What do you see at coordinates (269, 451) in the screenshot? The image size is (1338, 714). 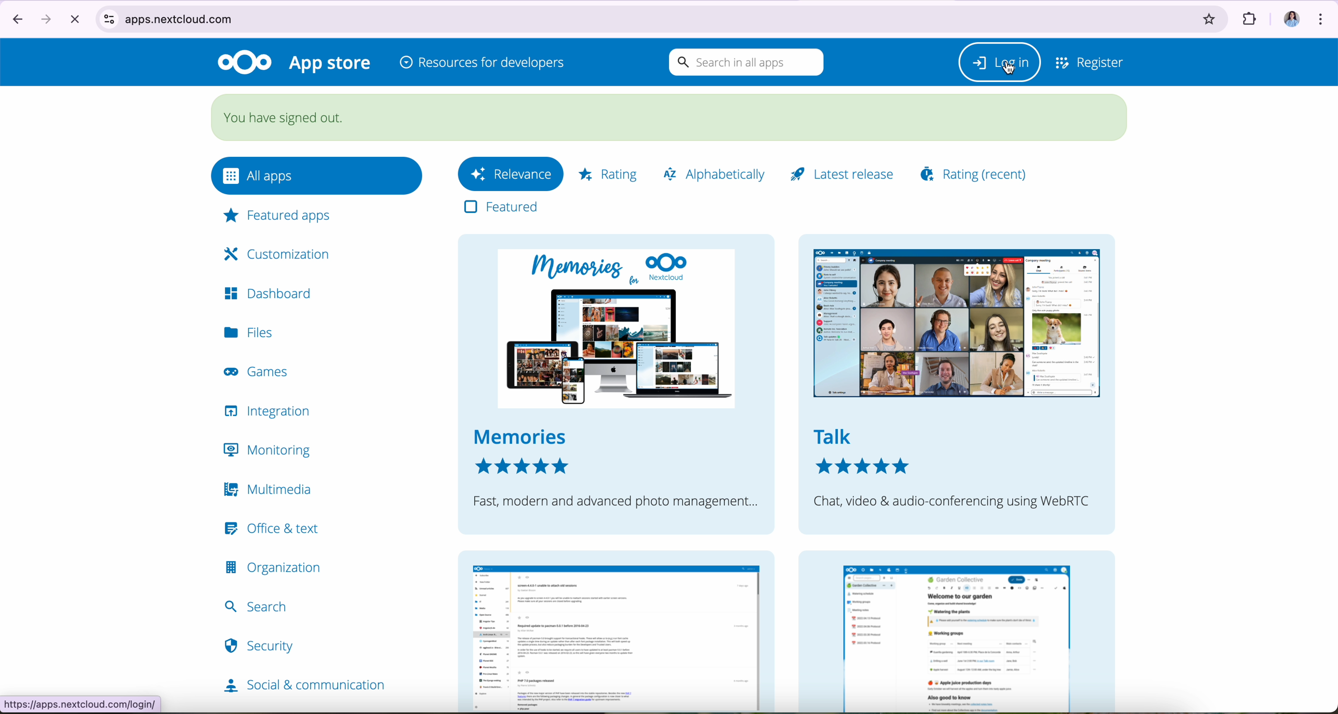 I see `monitoring` at bounding box center [269, 451].